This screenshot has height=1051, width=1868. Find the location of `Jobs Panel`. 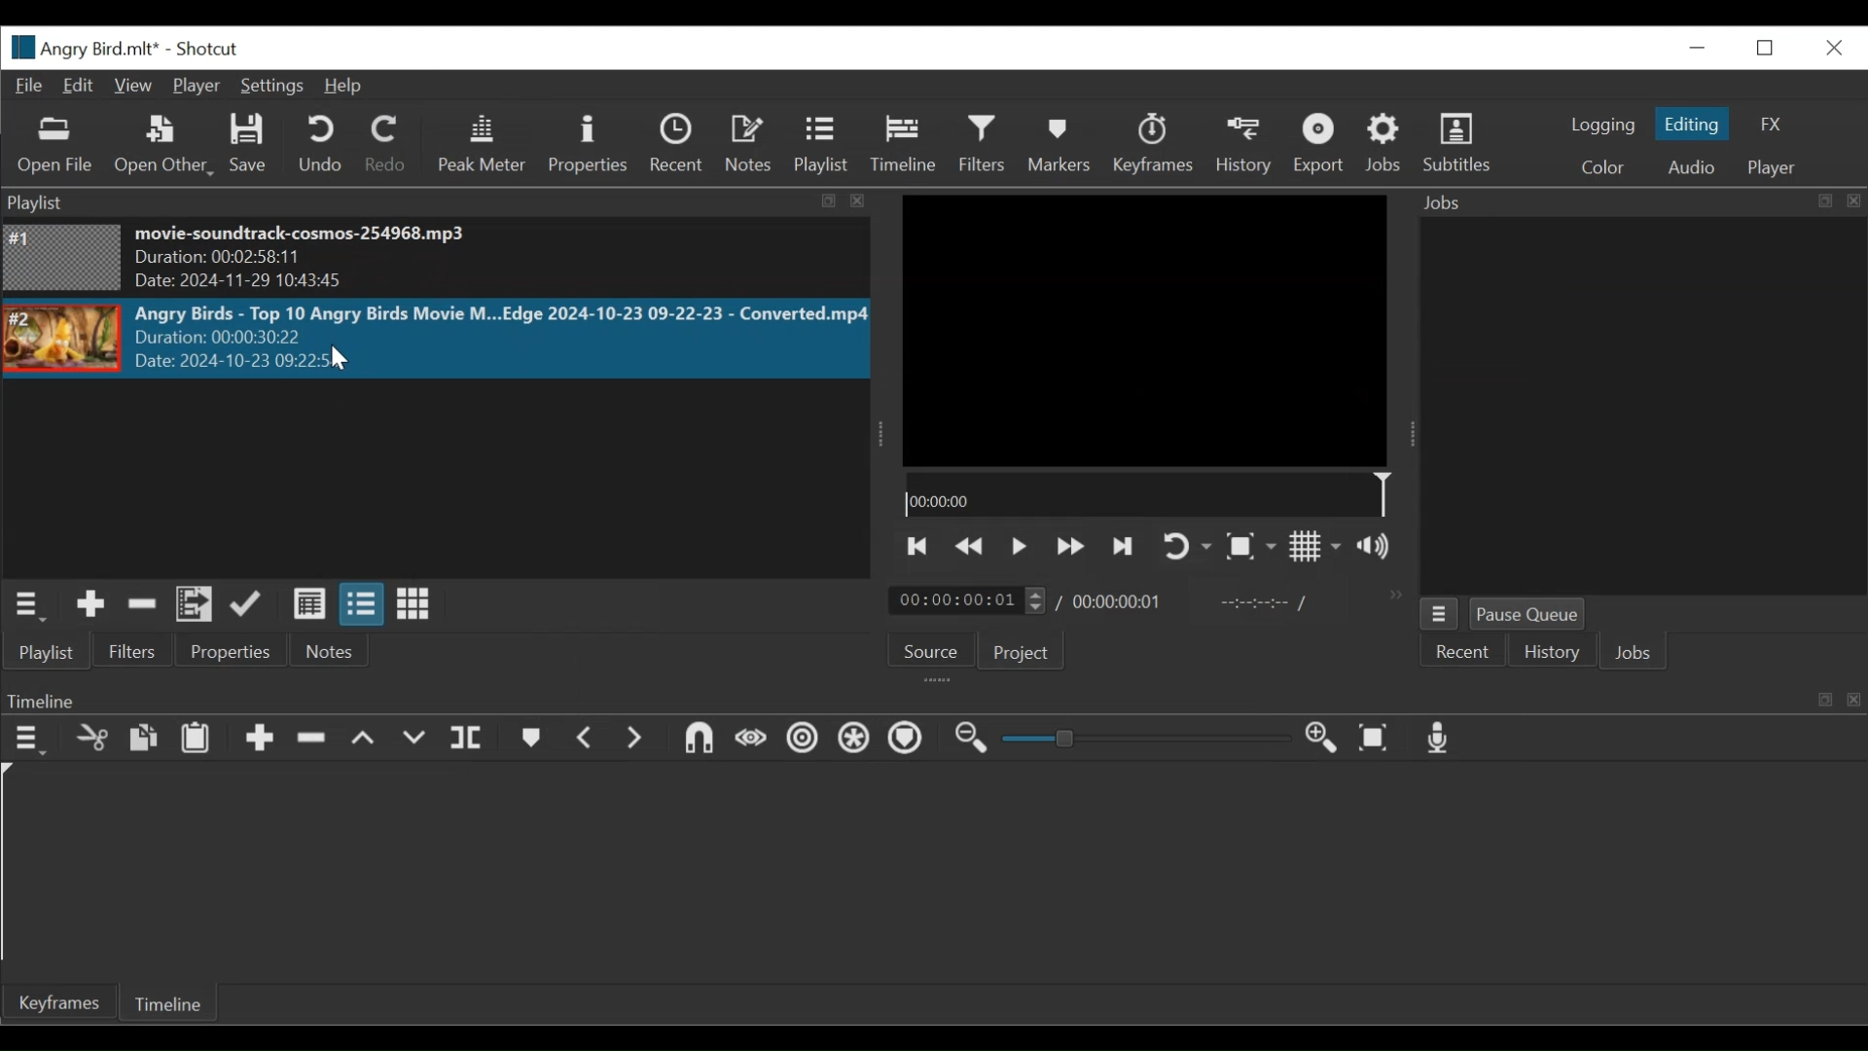

Jobs Panel is located at coordinates (1623, 407).